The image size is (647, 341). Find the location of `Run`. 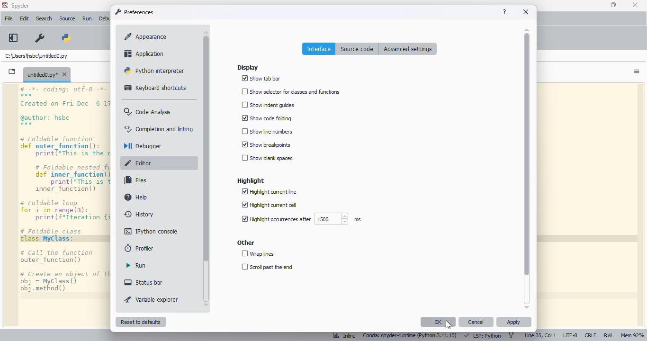

Run is located at coordinates (89, 19).